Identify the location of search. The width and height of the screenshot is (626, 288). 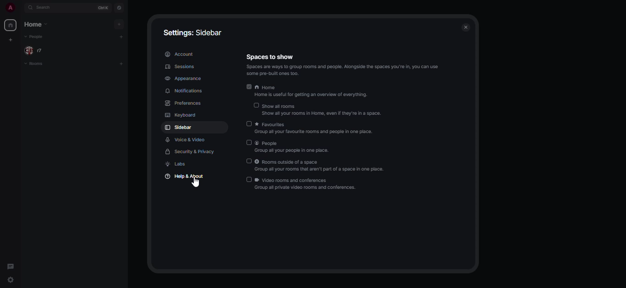
(44, 7).